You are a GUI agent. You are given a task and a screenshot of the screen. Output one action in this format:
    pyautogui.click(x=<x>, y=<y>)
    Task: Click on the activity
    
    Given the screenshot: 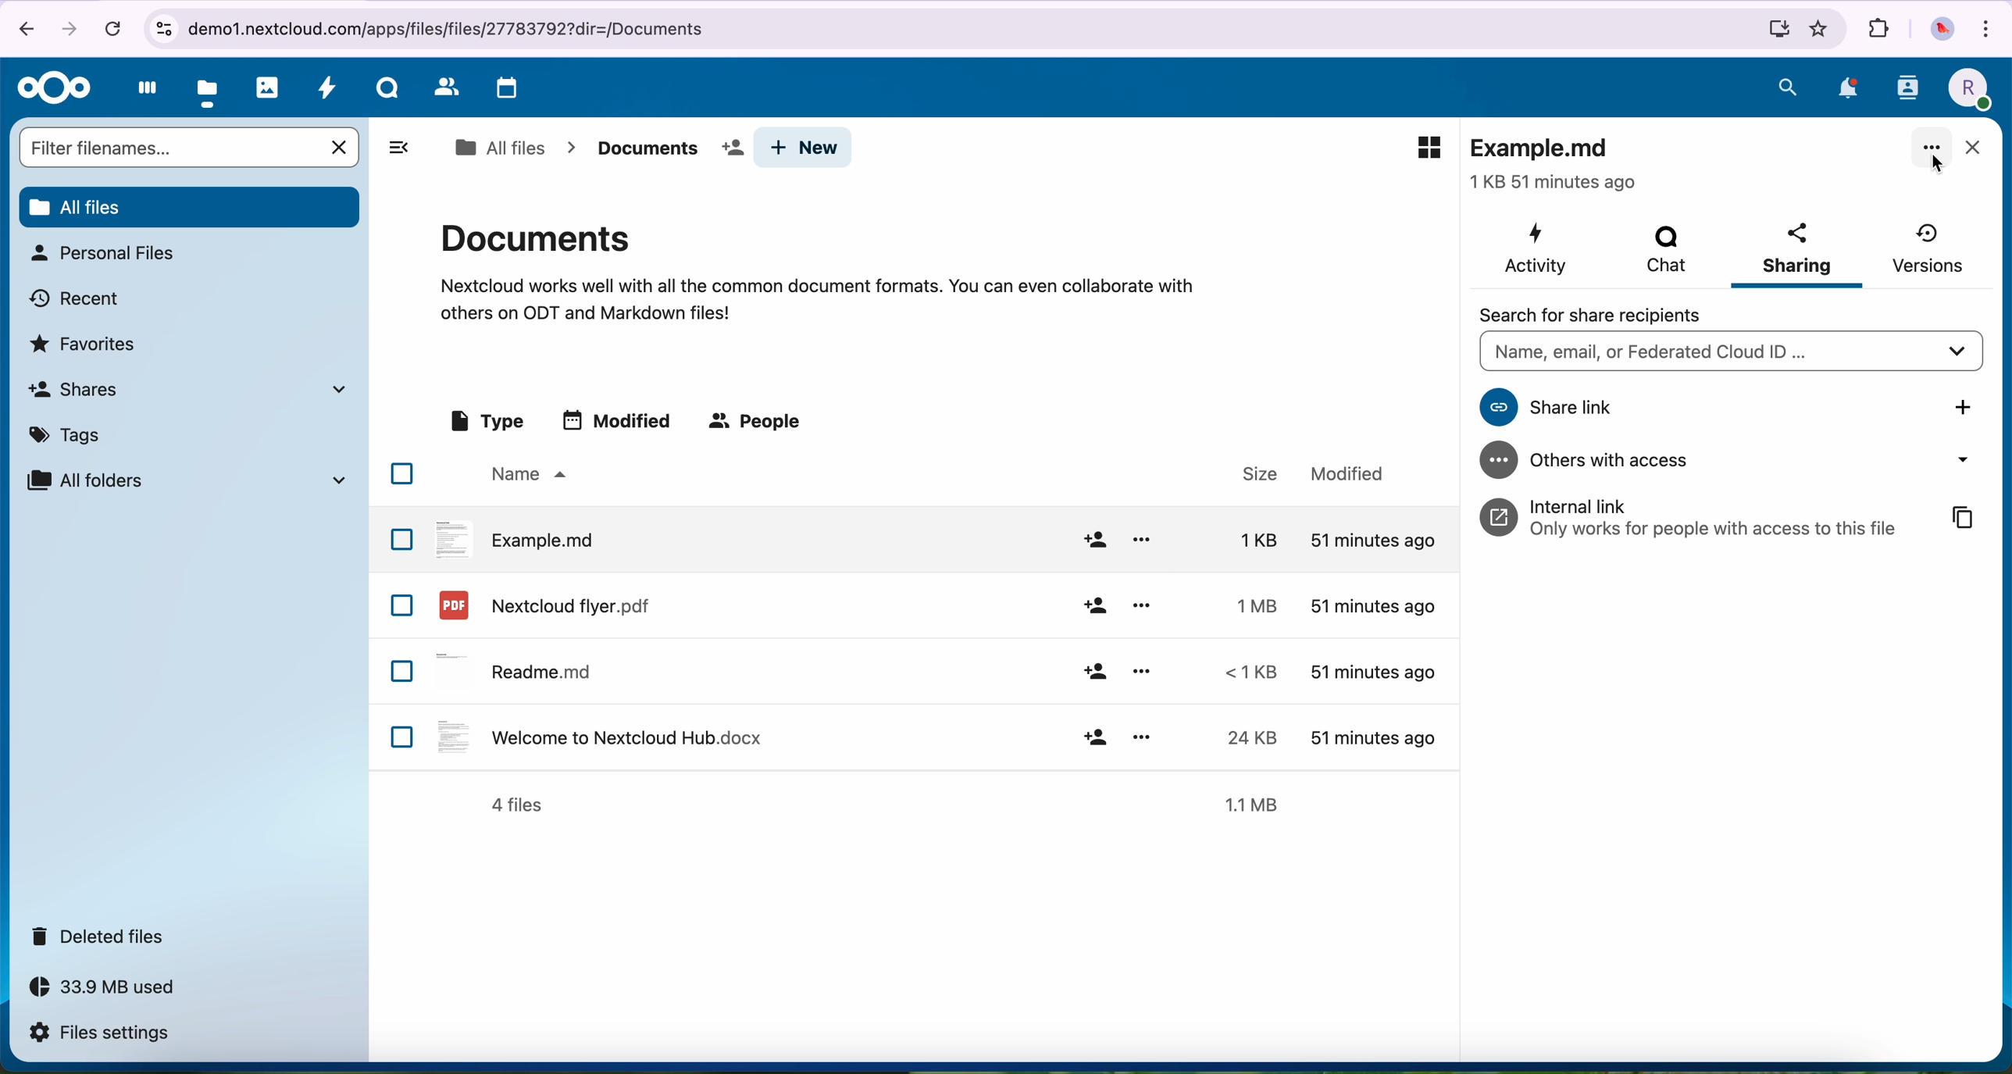 What is the action you would take?
    pyautogui.click(x=1540, y=248)
    